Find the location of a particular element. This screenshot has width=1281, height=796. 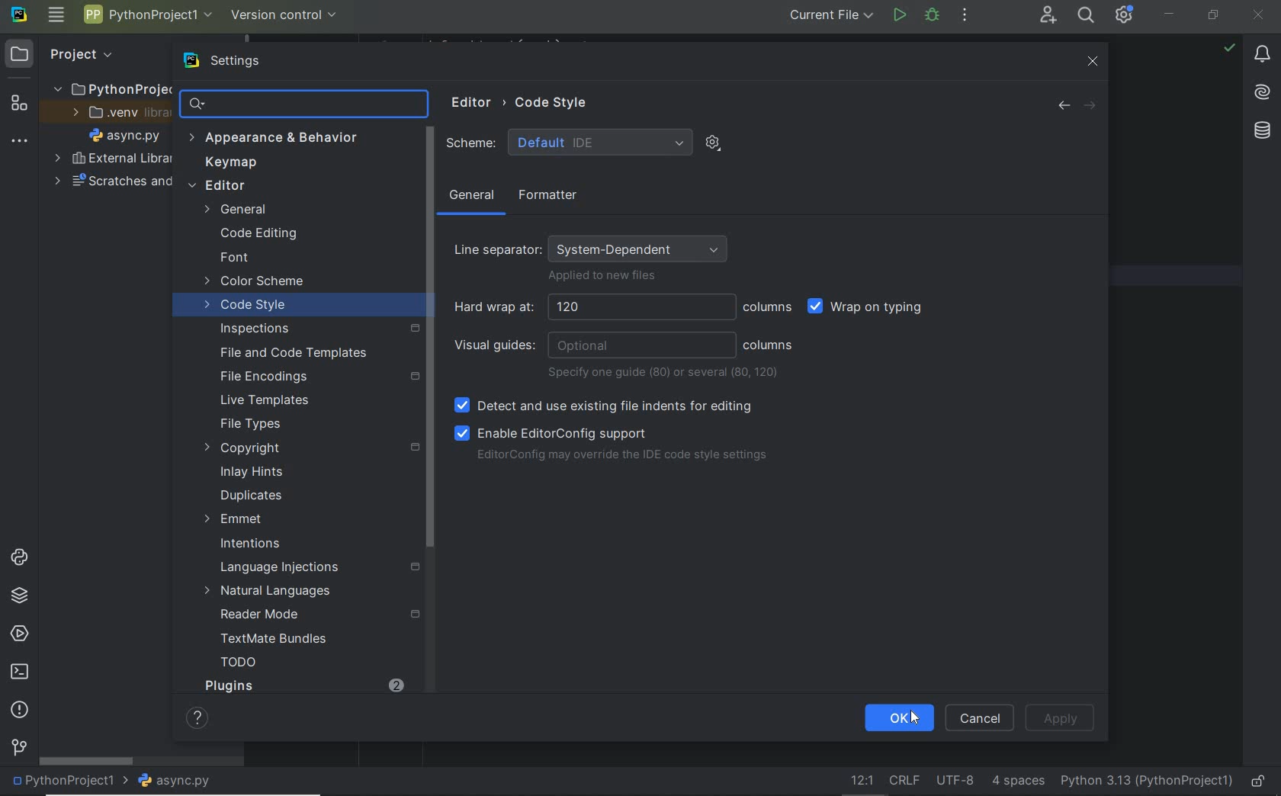

Scheme is located at coordinates (569, 143).